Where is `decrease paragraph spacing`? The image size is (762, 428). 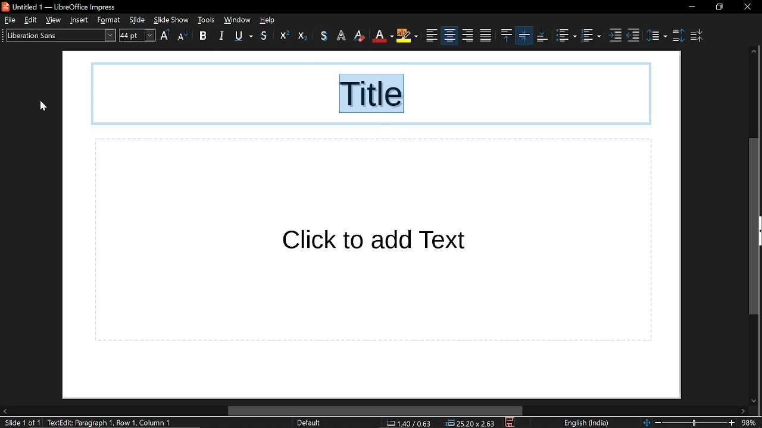 decrease paragraph spacing is located at coordinates (698, 36).